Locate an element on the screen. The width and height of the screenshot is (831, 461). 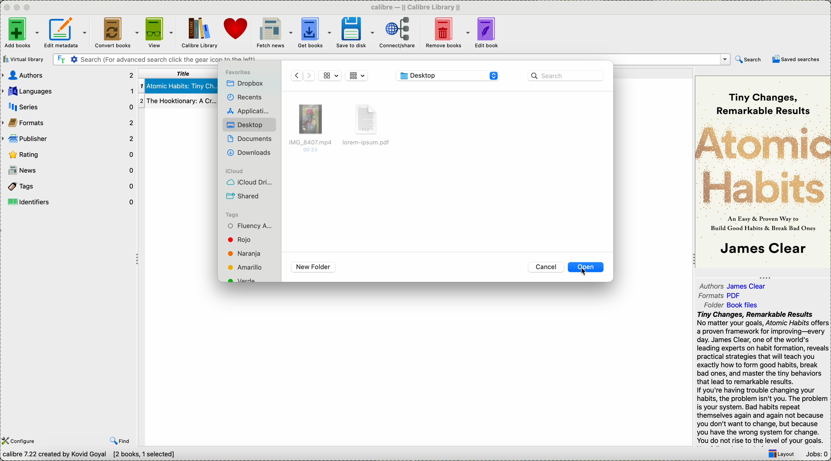
folder is located at coordinates (733, 305).